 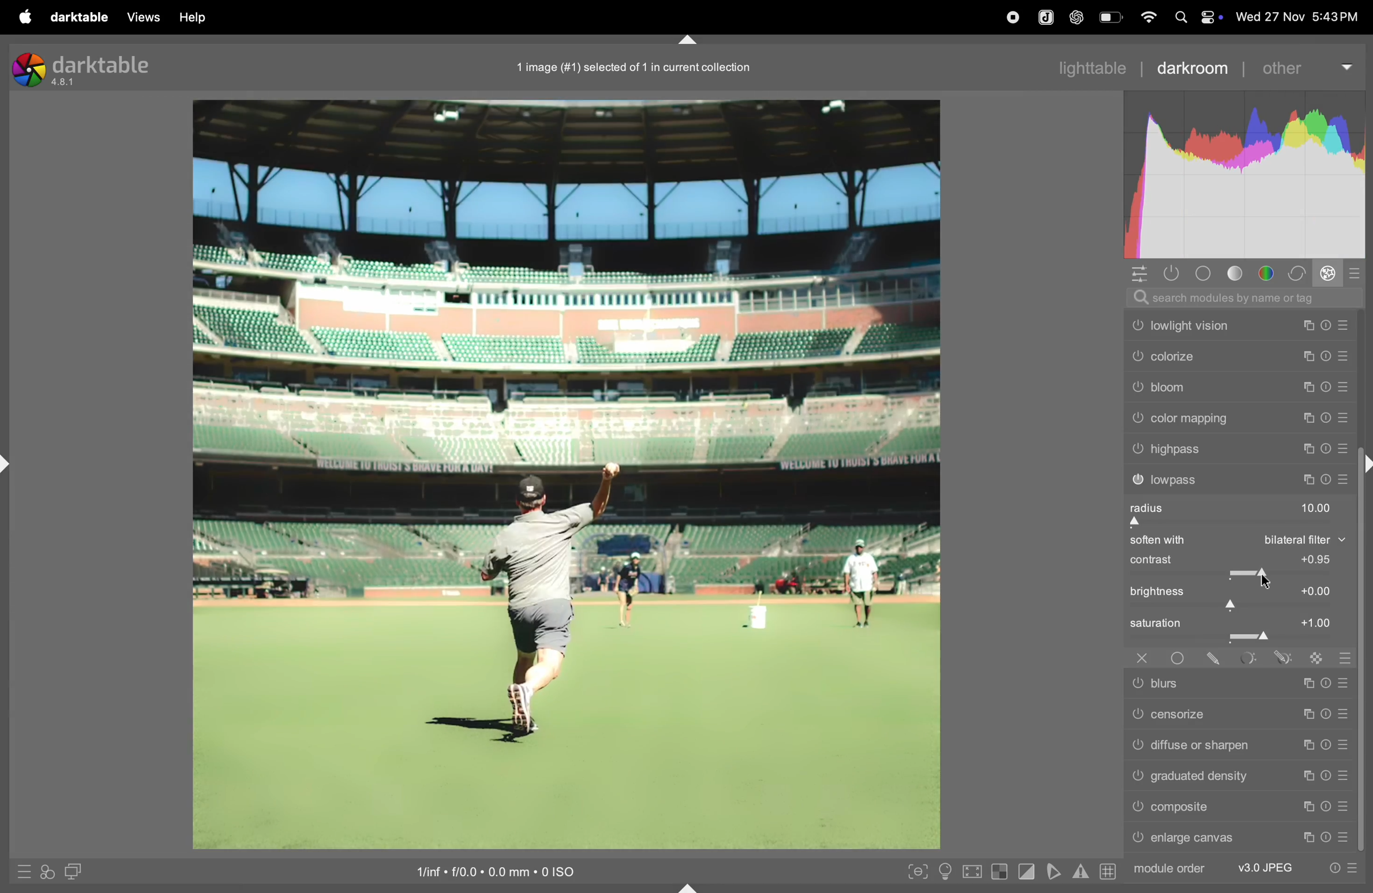 What do you see at coordinates (1045, 16) in the screenshot?
I see `joplin` at bounding box center [1045, 16].